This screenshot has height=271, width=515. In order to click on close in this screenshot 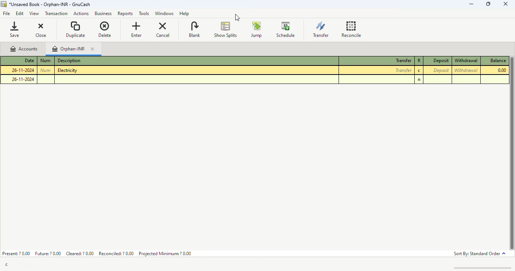, I will do `click(505, 4)`.